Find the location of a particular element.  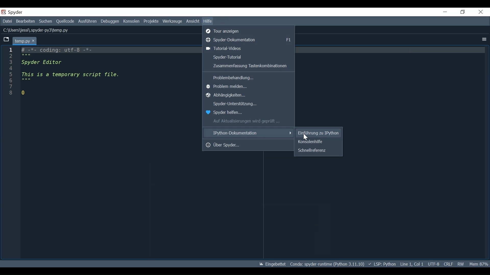

Close is located at coordinates (481, 12).